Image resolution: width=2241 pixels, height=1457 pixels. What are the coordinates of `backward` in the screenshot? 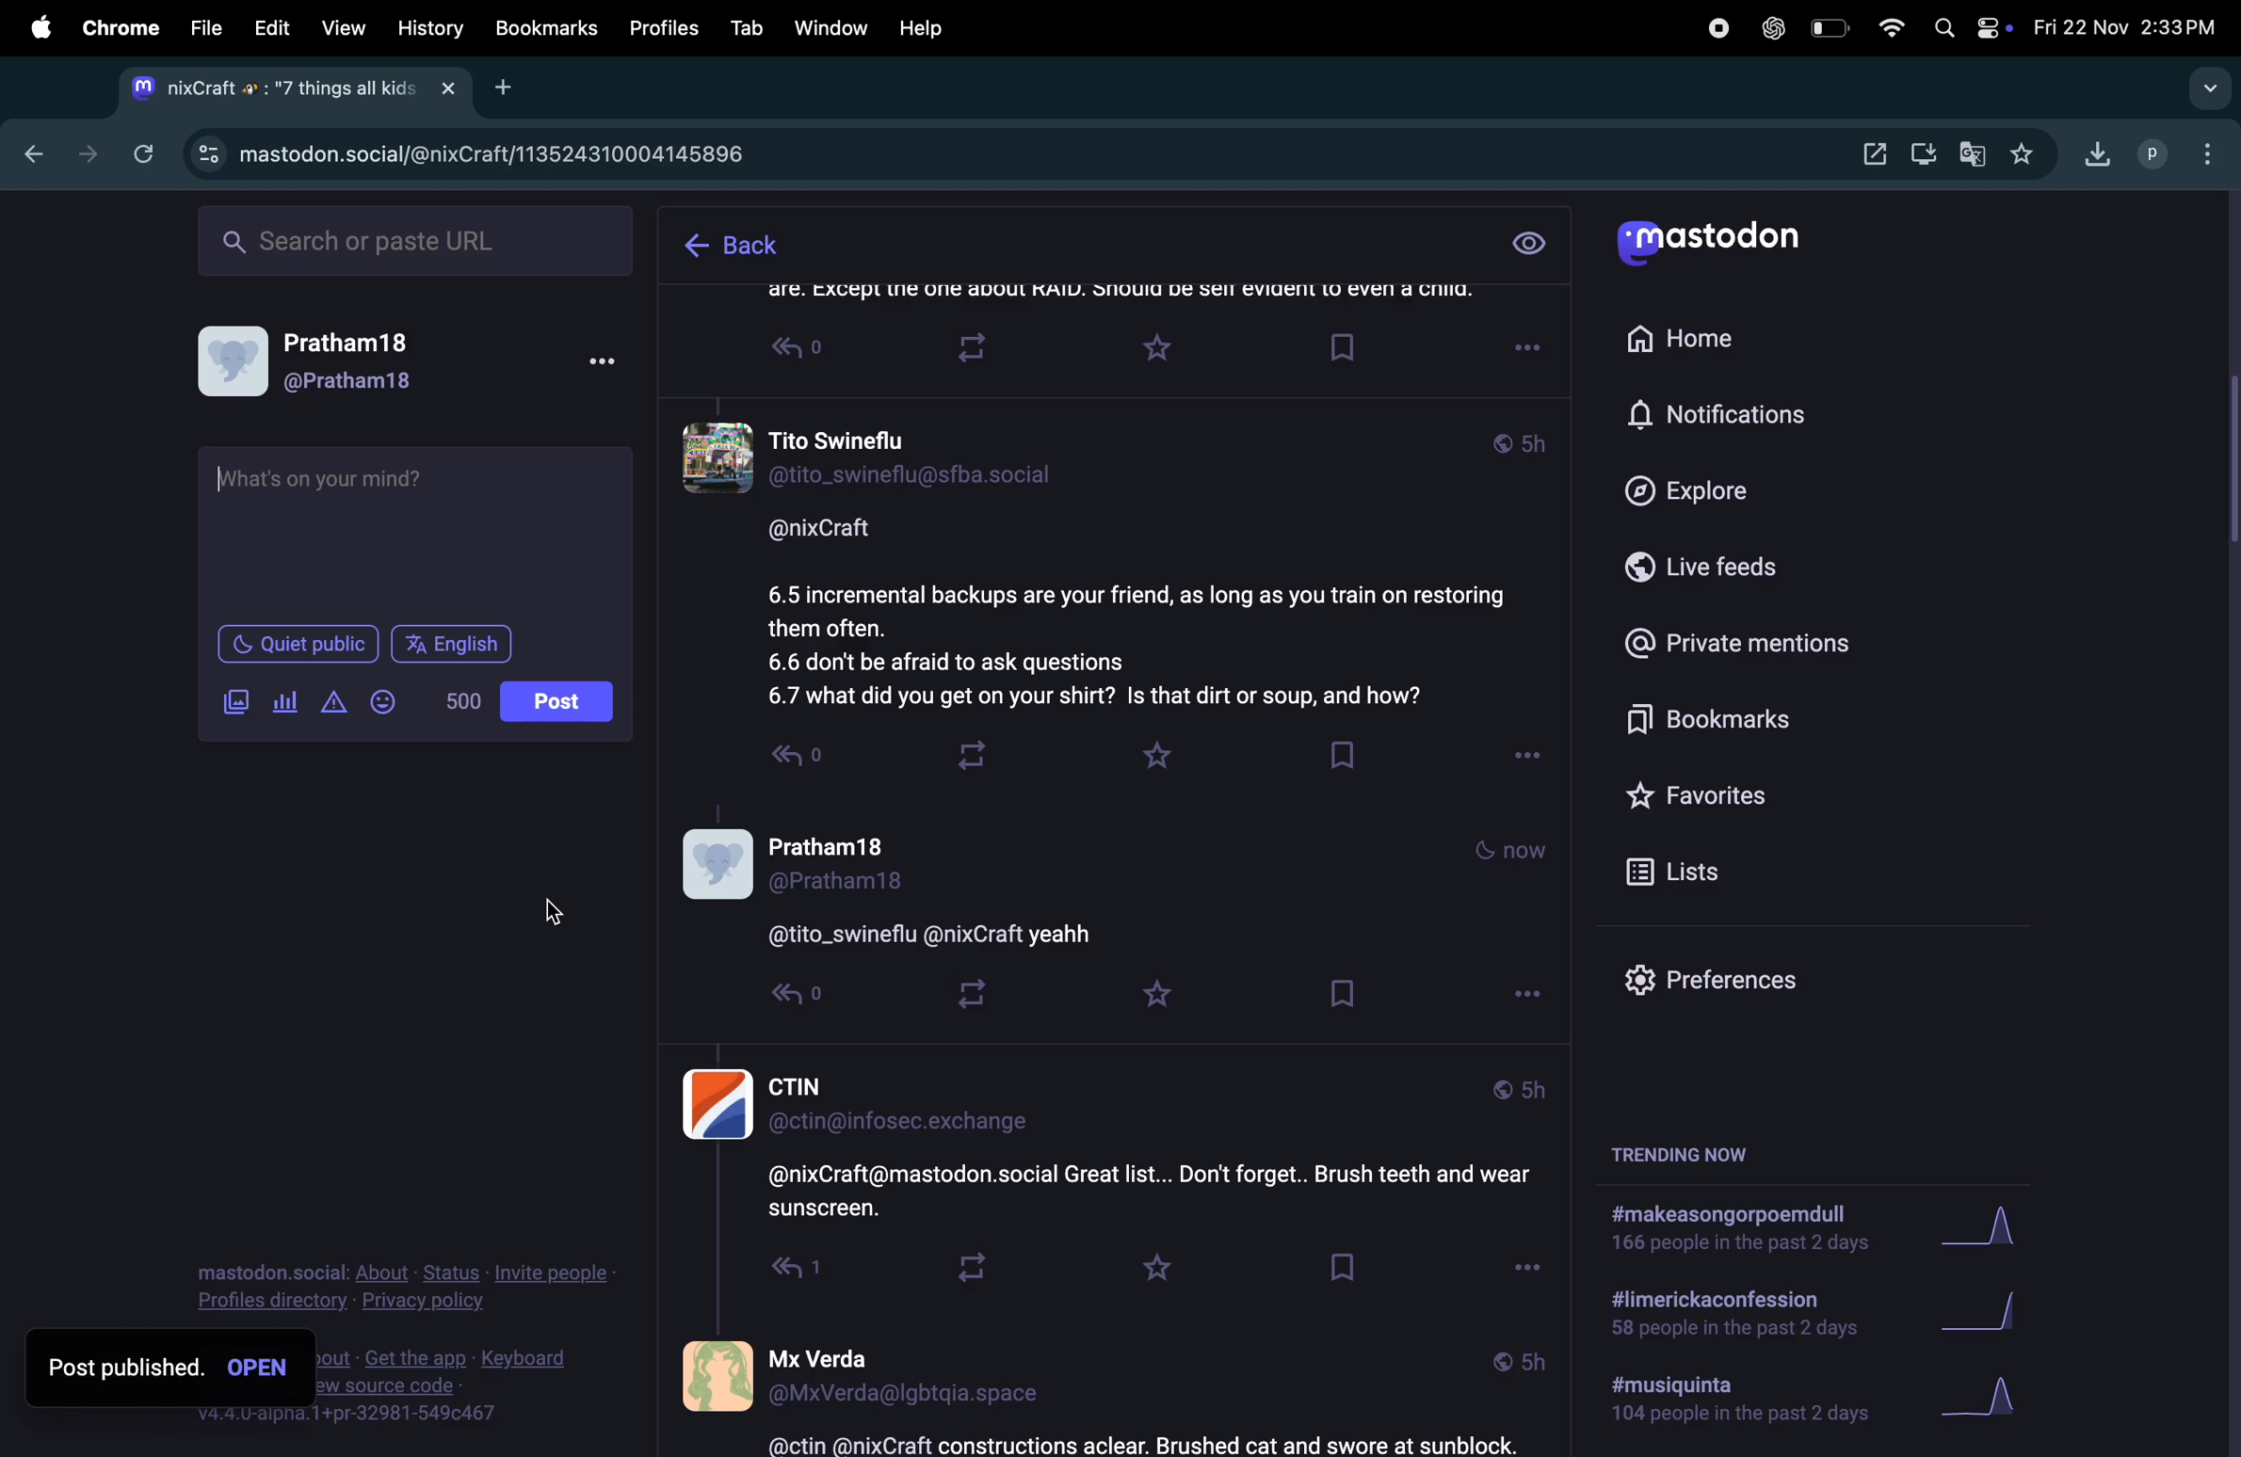 It's located at (25, 155).